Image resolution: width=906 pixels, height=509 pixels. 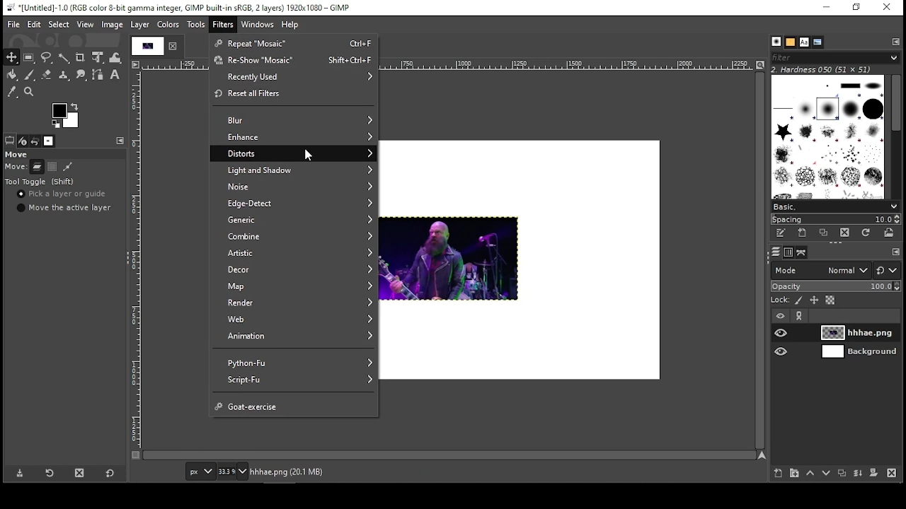 What do you see at coordinates (820, 271) in the screenshot?
I see `mode` at bounding box center [820, 271].